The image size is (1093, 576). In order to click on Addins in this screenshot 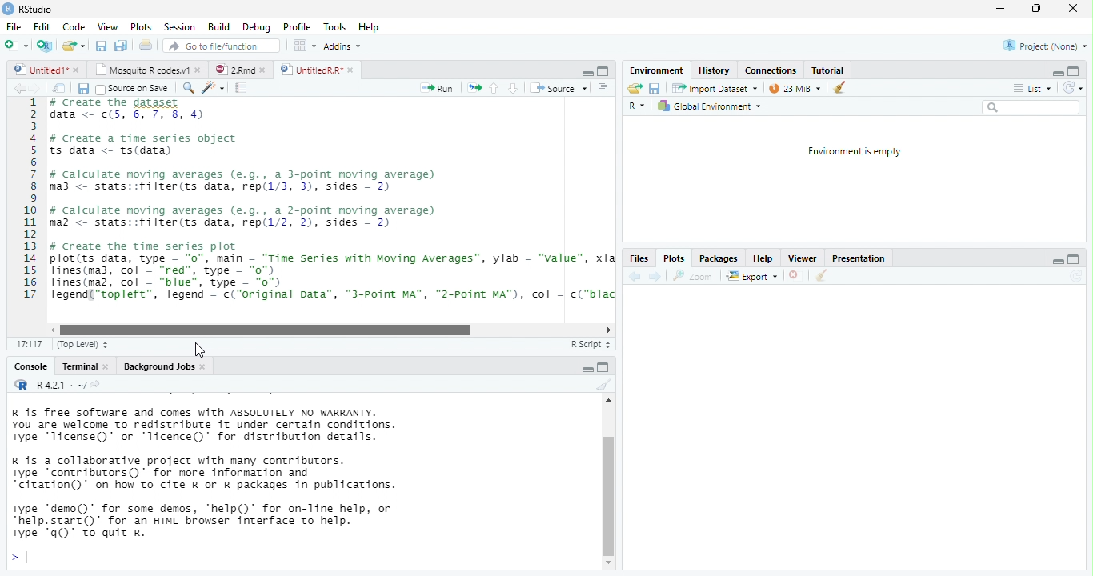, I will do `click(342, 46)`.